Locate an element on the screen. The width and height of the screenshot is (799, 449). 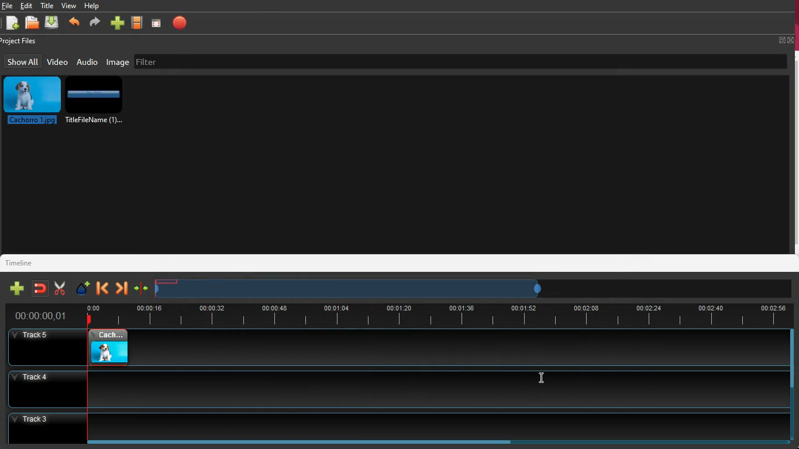
help is located at coordinates (92, 7).